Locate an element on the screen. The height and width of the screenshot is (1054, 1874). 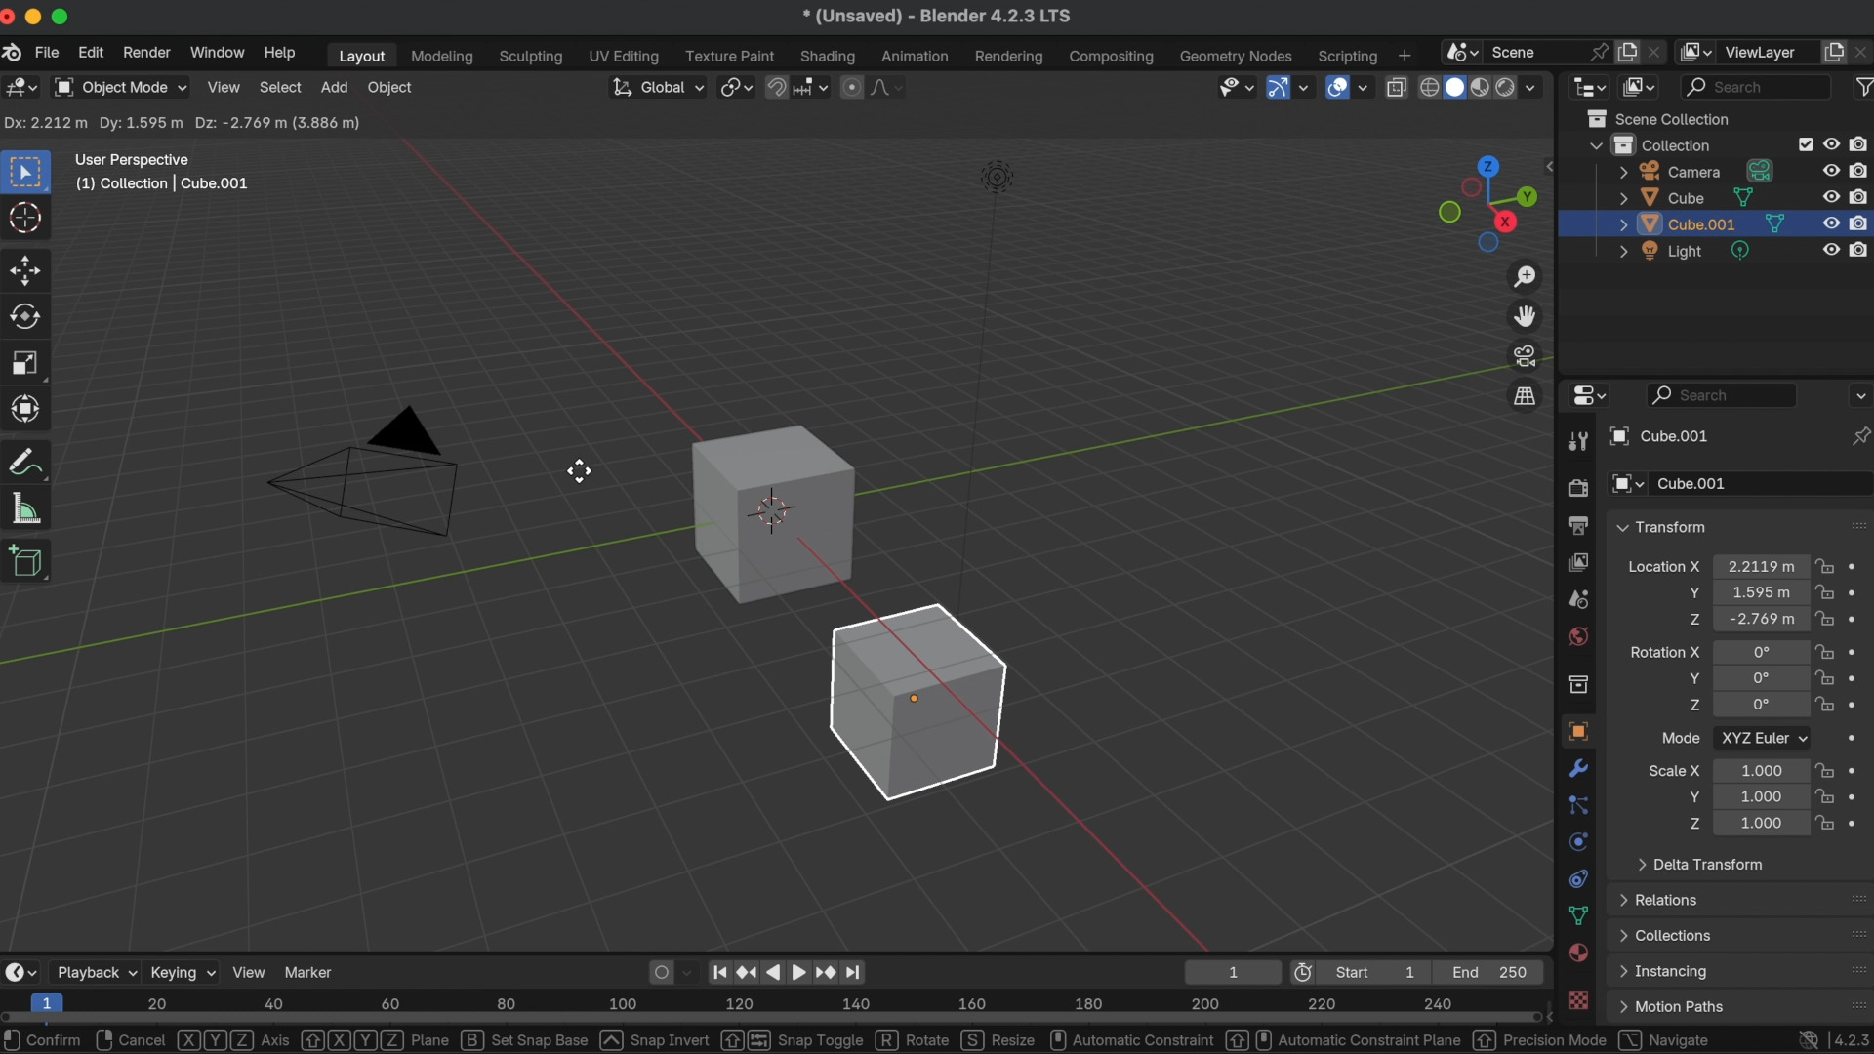
Start 1 is located at coordinates (1383, 972).